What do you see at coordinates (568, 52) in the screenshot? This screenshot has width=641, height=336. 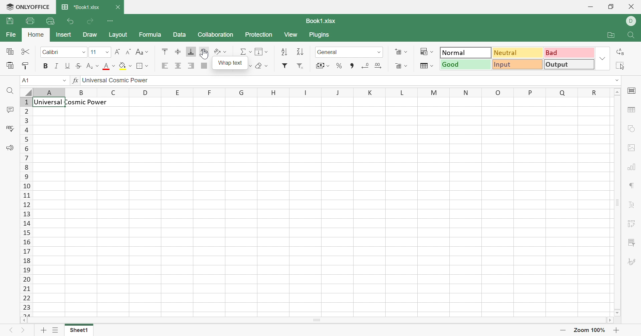 I see `Bad` at bounding box center [568, 52].